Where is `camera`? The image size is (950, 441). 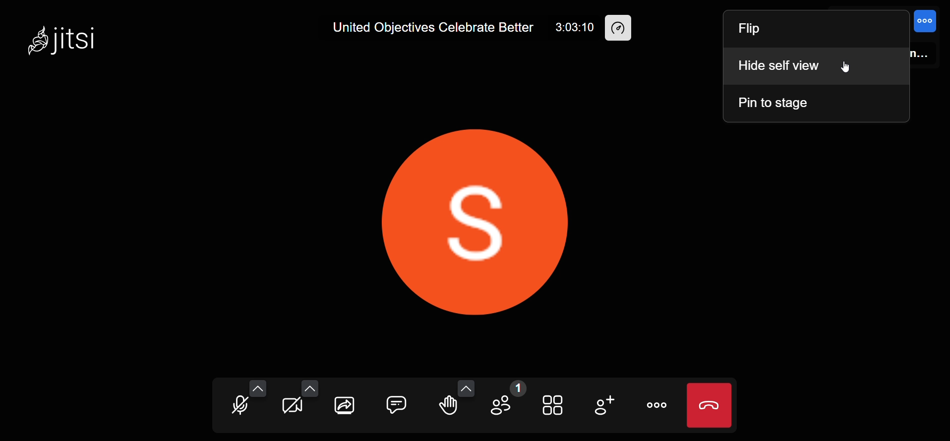 camera is located at coordinates (293, 407).